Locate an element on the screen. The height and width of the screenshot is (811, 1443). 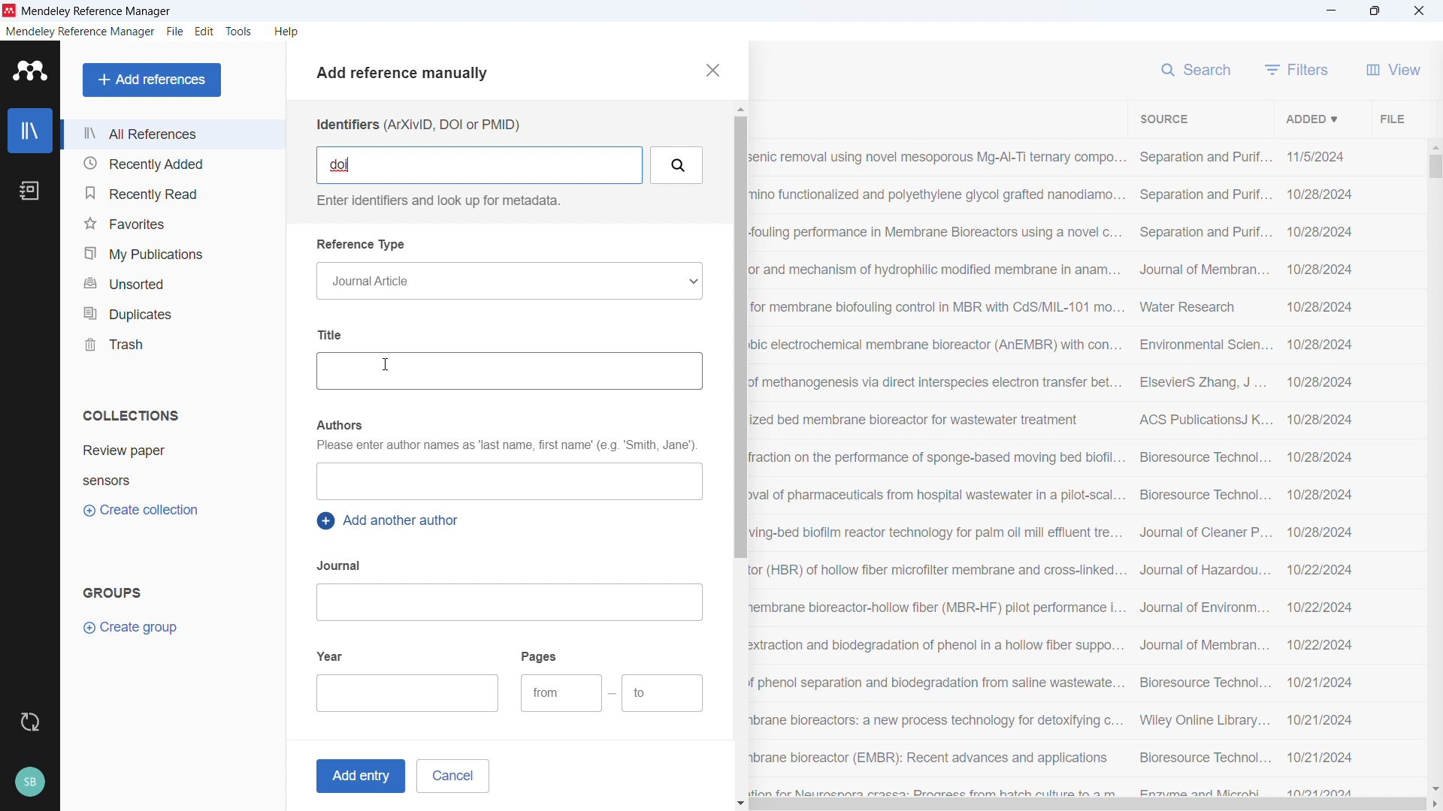
Duplicates  is located at coordinates (172, 312).